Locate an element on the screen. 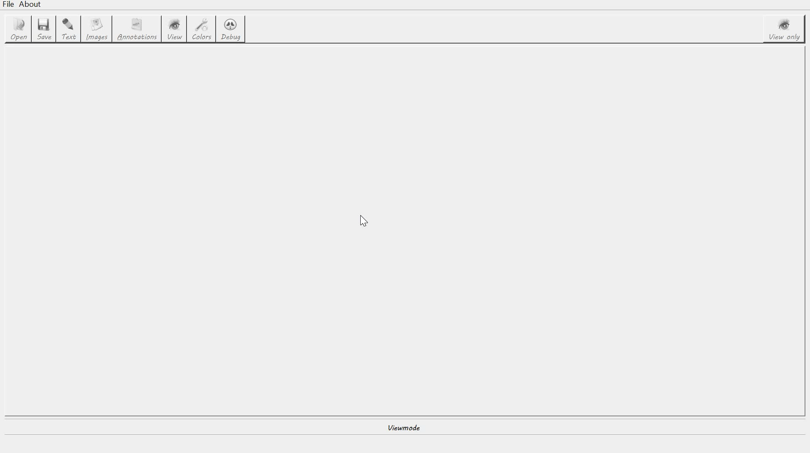 The width and height of the screenshot is (810, 453). view is located at coordinates (176, 30).